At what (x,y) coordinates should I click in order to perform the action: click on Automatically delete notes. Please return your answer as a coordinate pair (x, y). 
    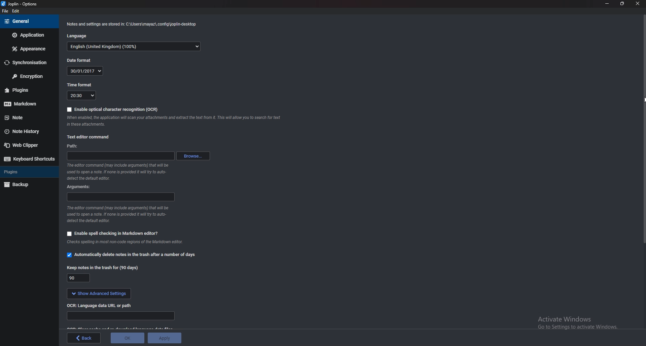
    Looking at the image, I should click on (131, 256).